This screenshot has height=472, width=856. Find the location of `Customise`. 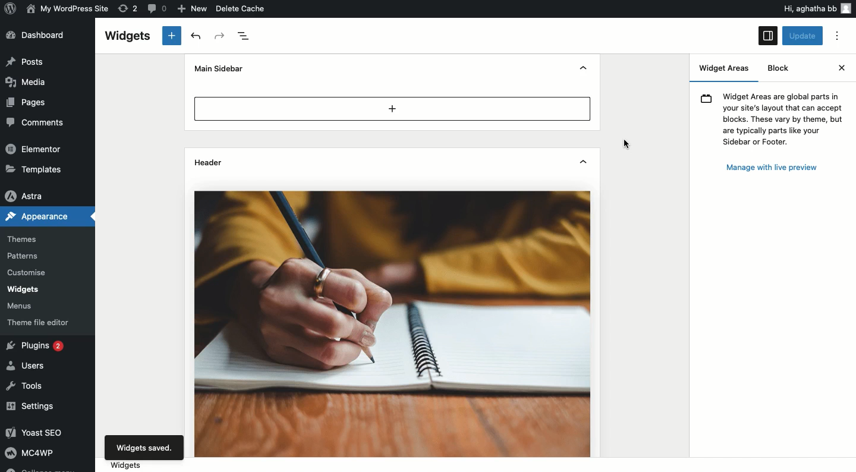

Customise is located at coordinates (25, 274).